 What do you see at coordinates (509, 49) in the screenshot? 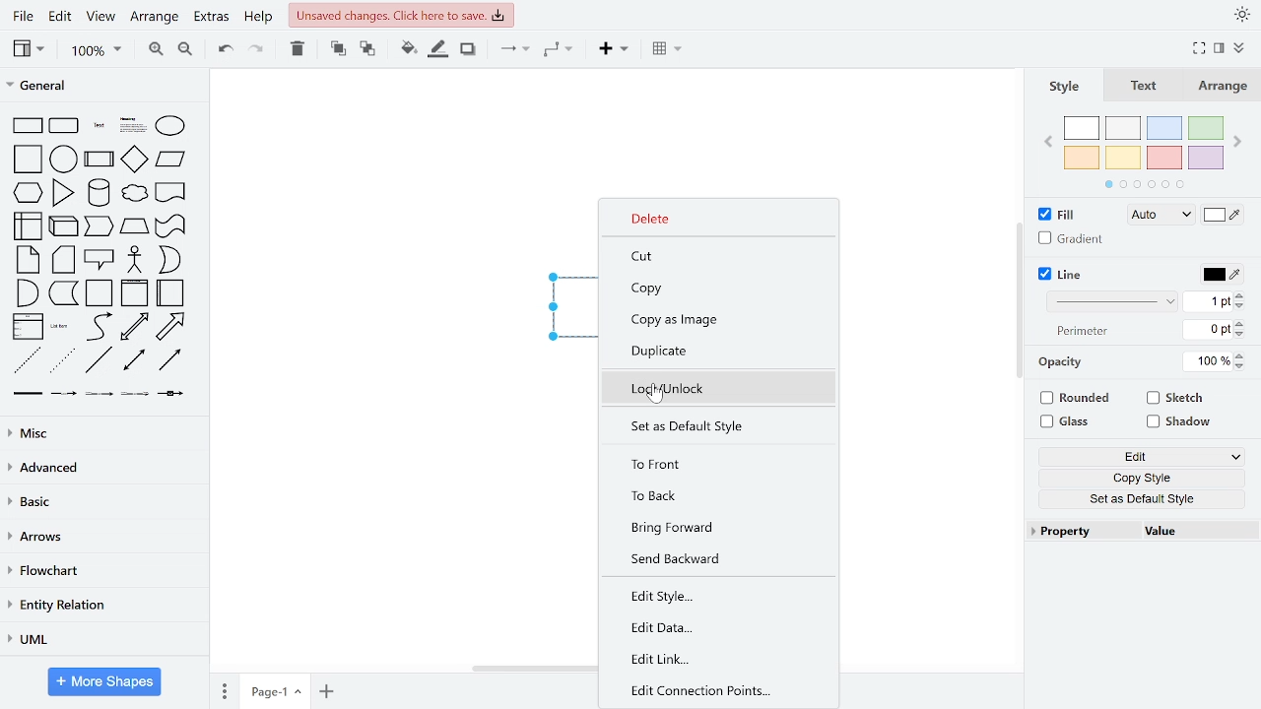
I see `connector` at bounding box center [509, 49].